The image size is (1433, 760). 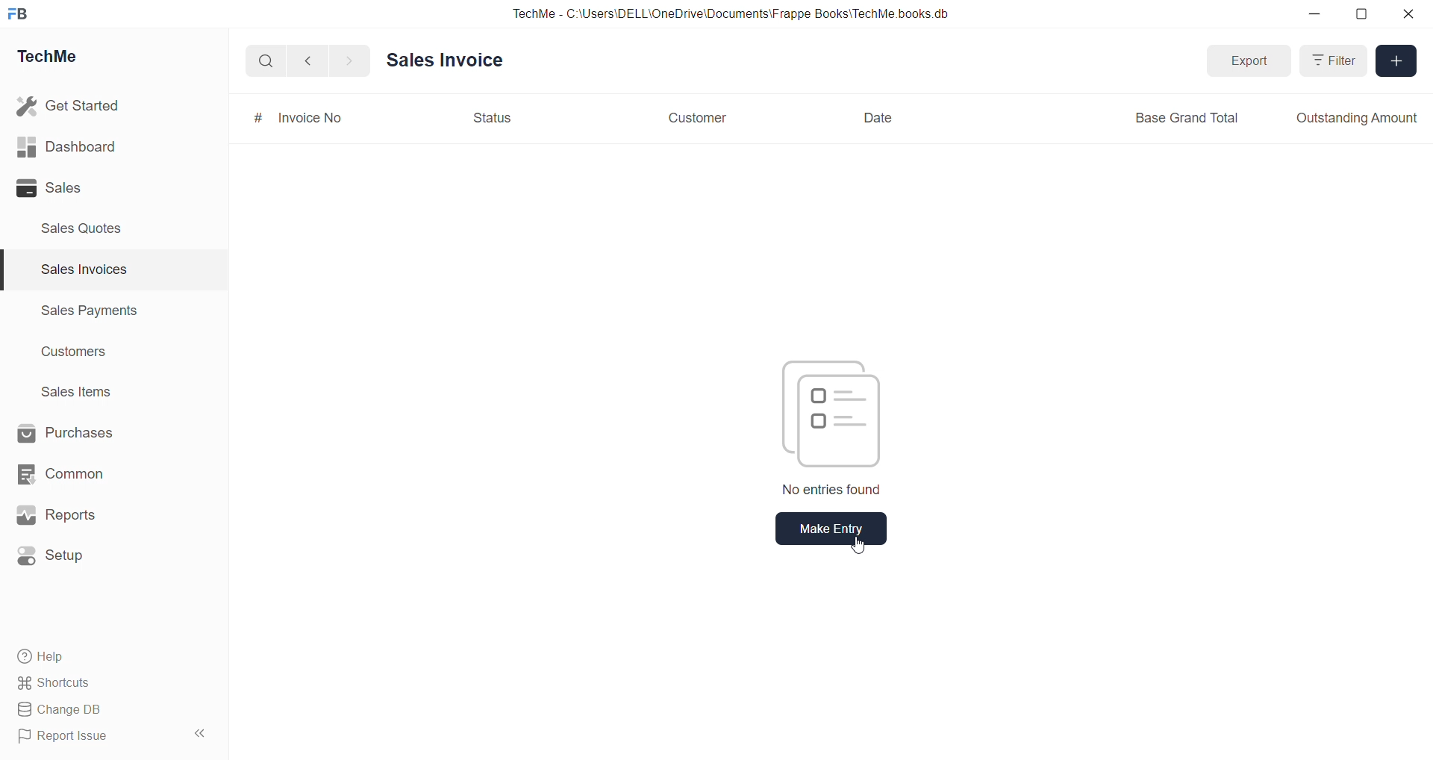 I want to click on Filter, so click(x=1336, y=60).